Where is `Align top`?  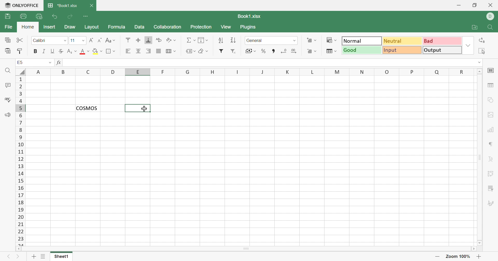
Align top is located at coordinates (129, 40).